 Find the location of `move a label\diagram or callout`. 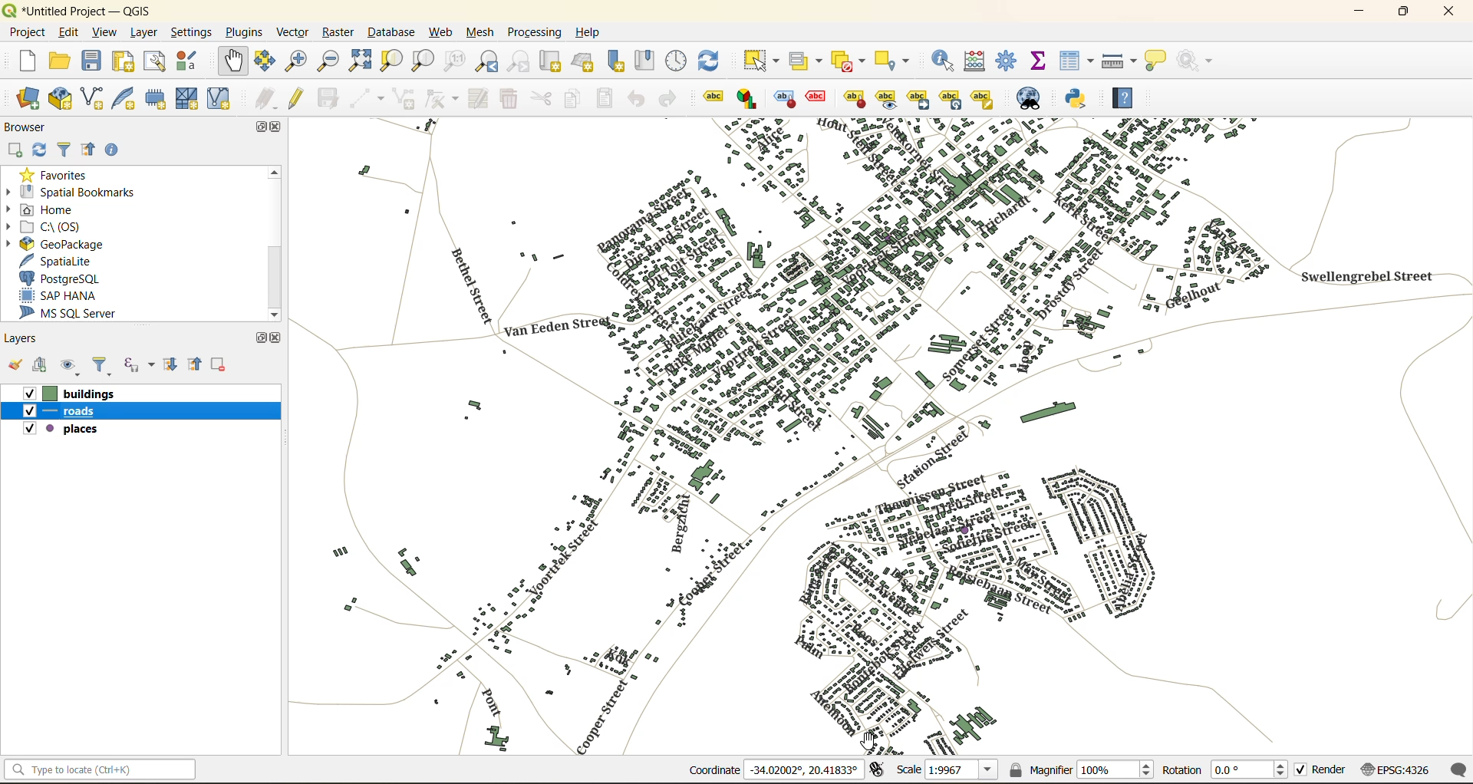

move a label\diagram or callout is located at coordinates (921, 100).